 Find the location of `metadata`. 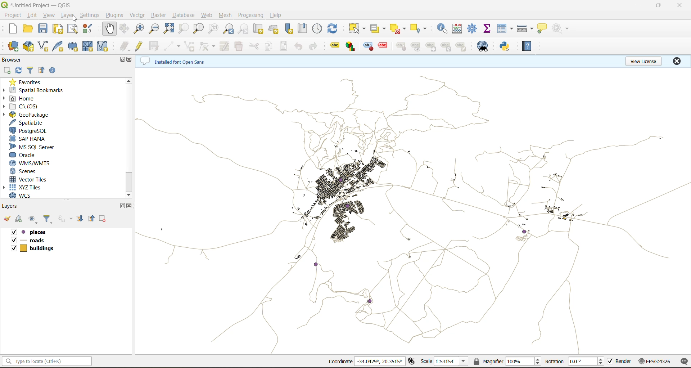

metadata is located at coordinates (175, 62).